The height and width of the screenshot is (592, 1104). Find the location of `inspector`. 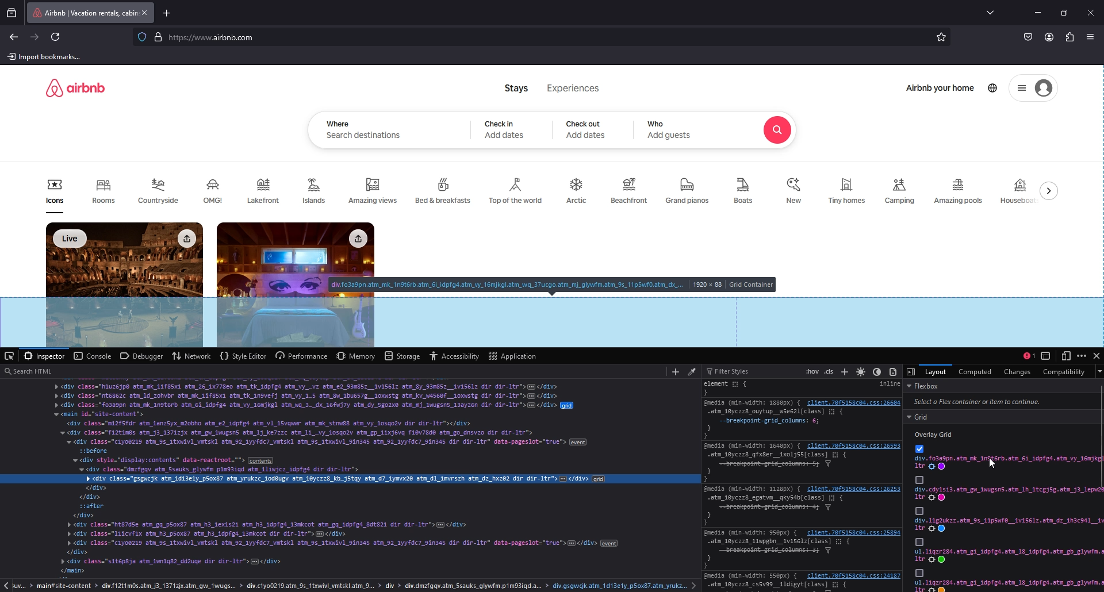

inspector is located at coordinates (46, 356).